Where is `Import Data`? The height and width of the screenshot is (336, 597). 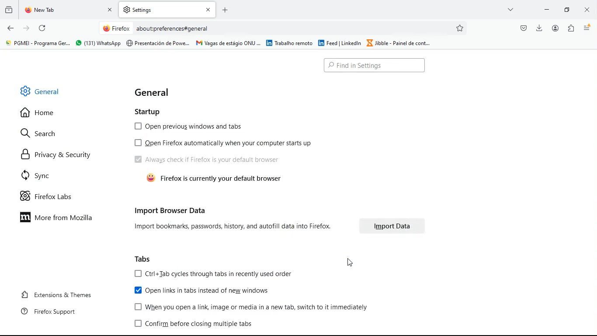
Import Data is located at coordinates (392, 226).